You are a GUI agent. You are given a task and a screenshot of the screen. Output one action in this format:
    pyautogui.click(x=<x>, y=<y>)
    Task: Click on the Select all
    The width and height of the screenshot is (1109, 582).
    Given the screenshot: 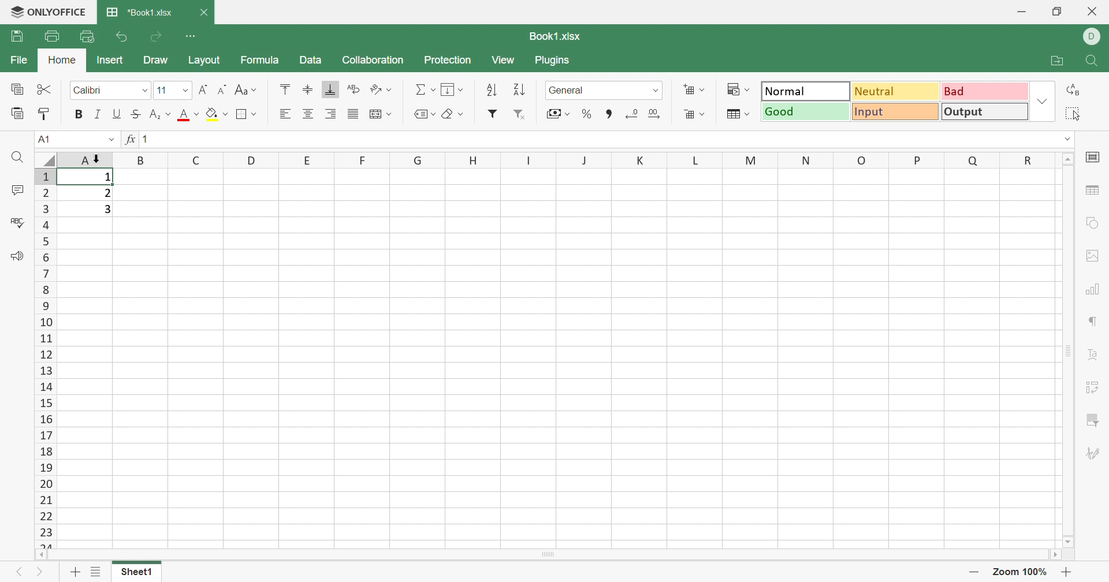 What is the action you would take?
    pyautogui.click(x=1071, y=114)
    